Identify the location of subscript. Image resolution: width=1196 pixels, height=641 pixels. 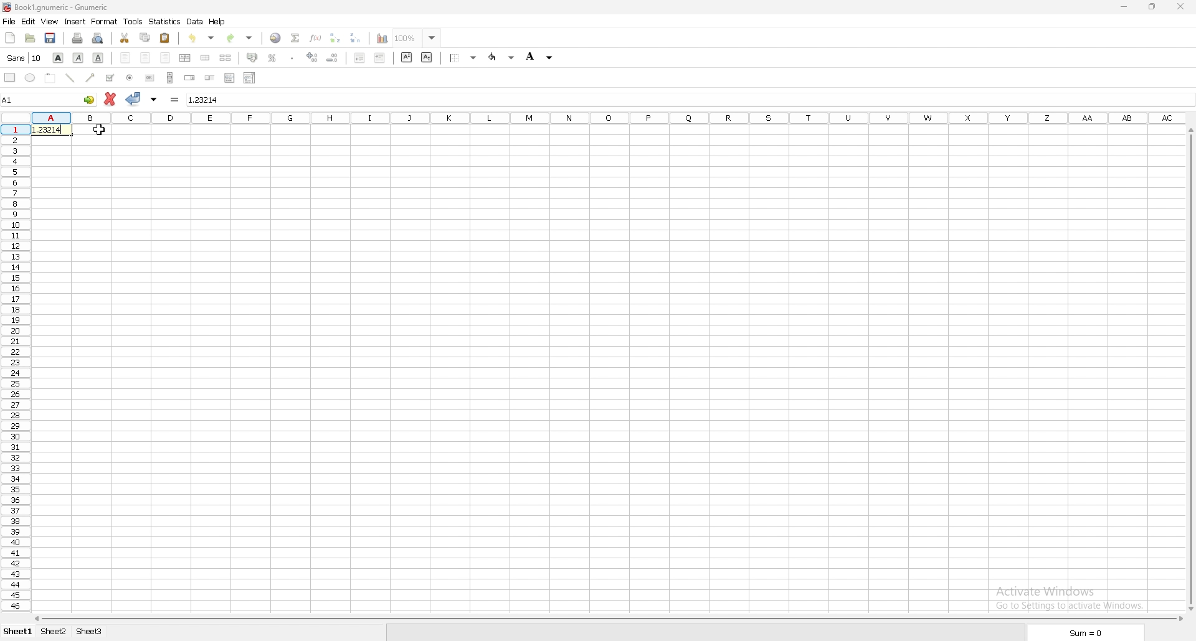
(427, 57).